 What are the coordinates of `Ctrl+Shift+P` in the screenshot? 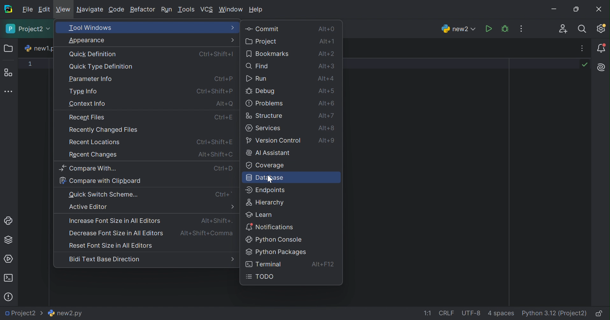 It's located at (214, 91).